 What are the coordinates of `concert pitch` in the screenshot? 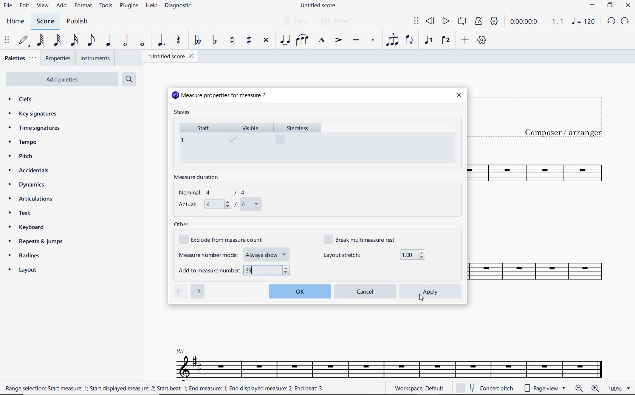 It's located at (486, 388).